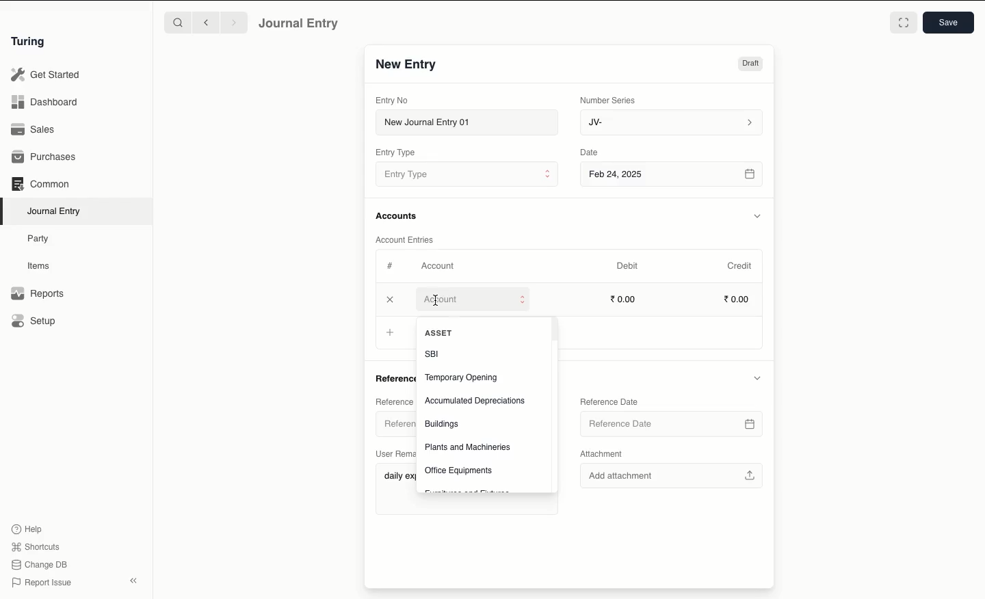 This screenshot has width=985, height=599. What do you see at coordinates (624, 298) in the screenshot?
I see `0.00` at bounding box center [624, 298].